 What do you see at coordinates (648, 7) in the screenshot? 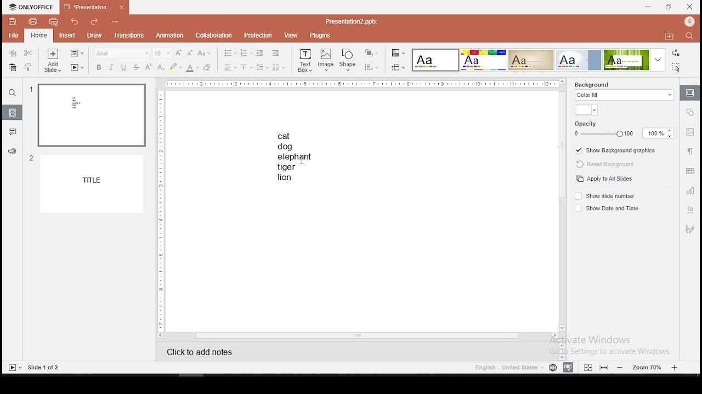
I see `minimize` at bounding box center [648, 7].